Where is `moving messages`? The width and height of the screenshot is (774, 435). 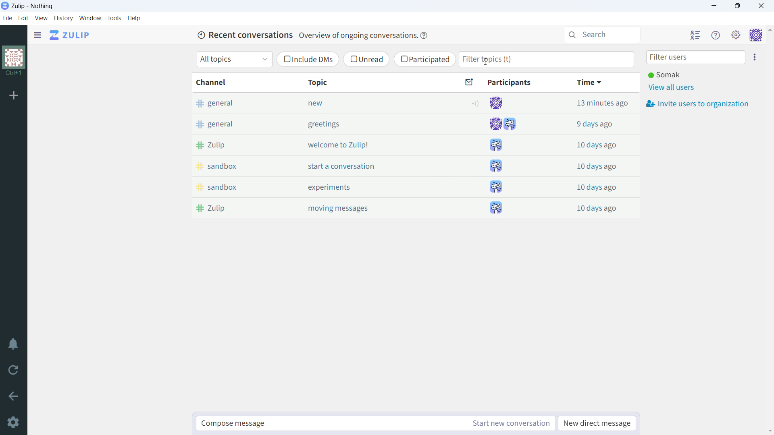 moving messages is located at coordinates (371, 208).